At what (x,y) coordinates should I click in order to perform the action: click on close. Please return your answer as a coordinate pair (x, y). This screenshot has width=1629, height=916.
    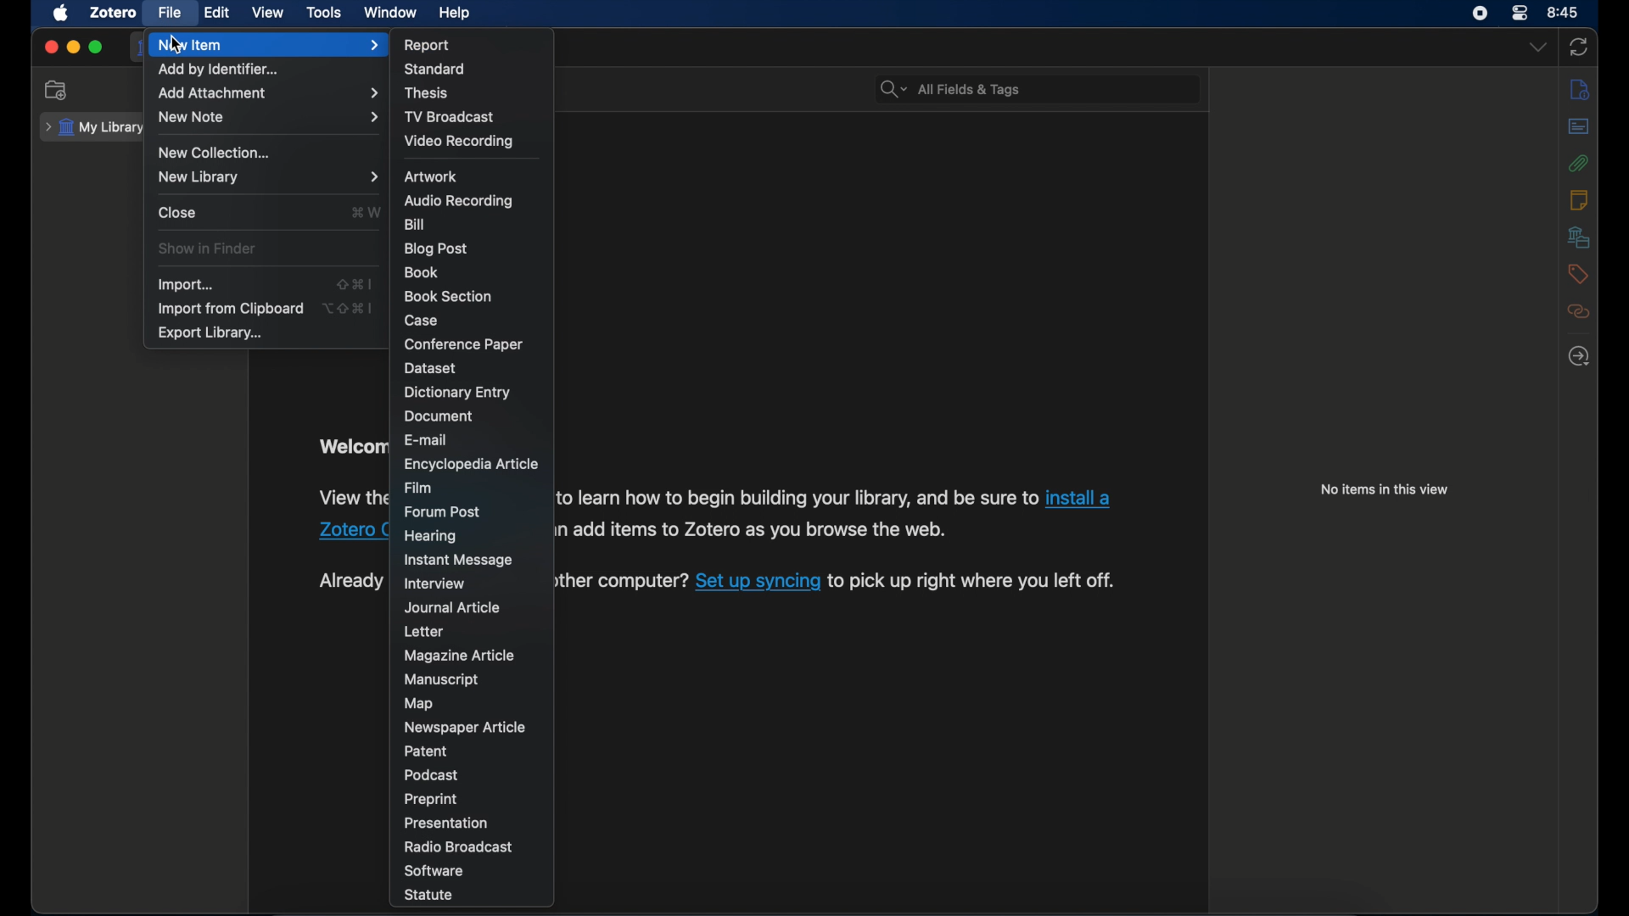
    Looking at the image, I should click on (51, 47).